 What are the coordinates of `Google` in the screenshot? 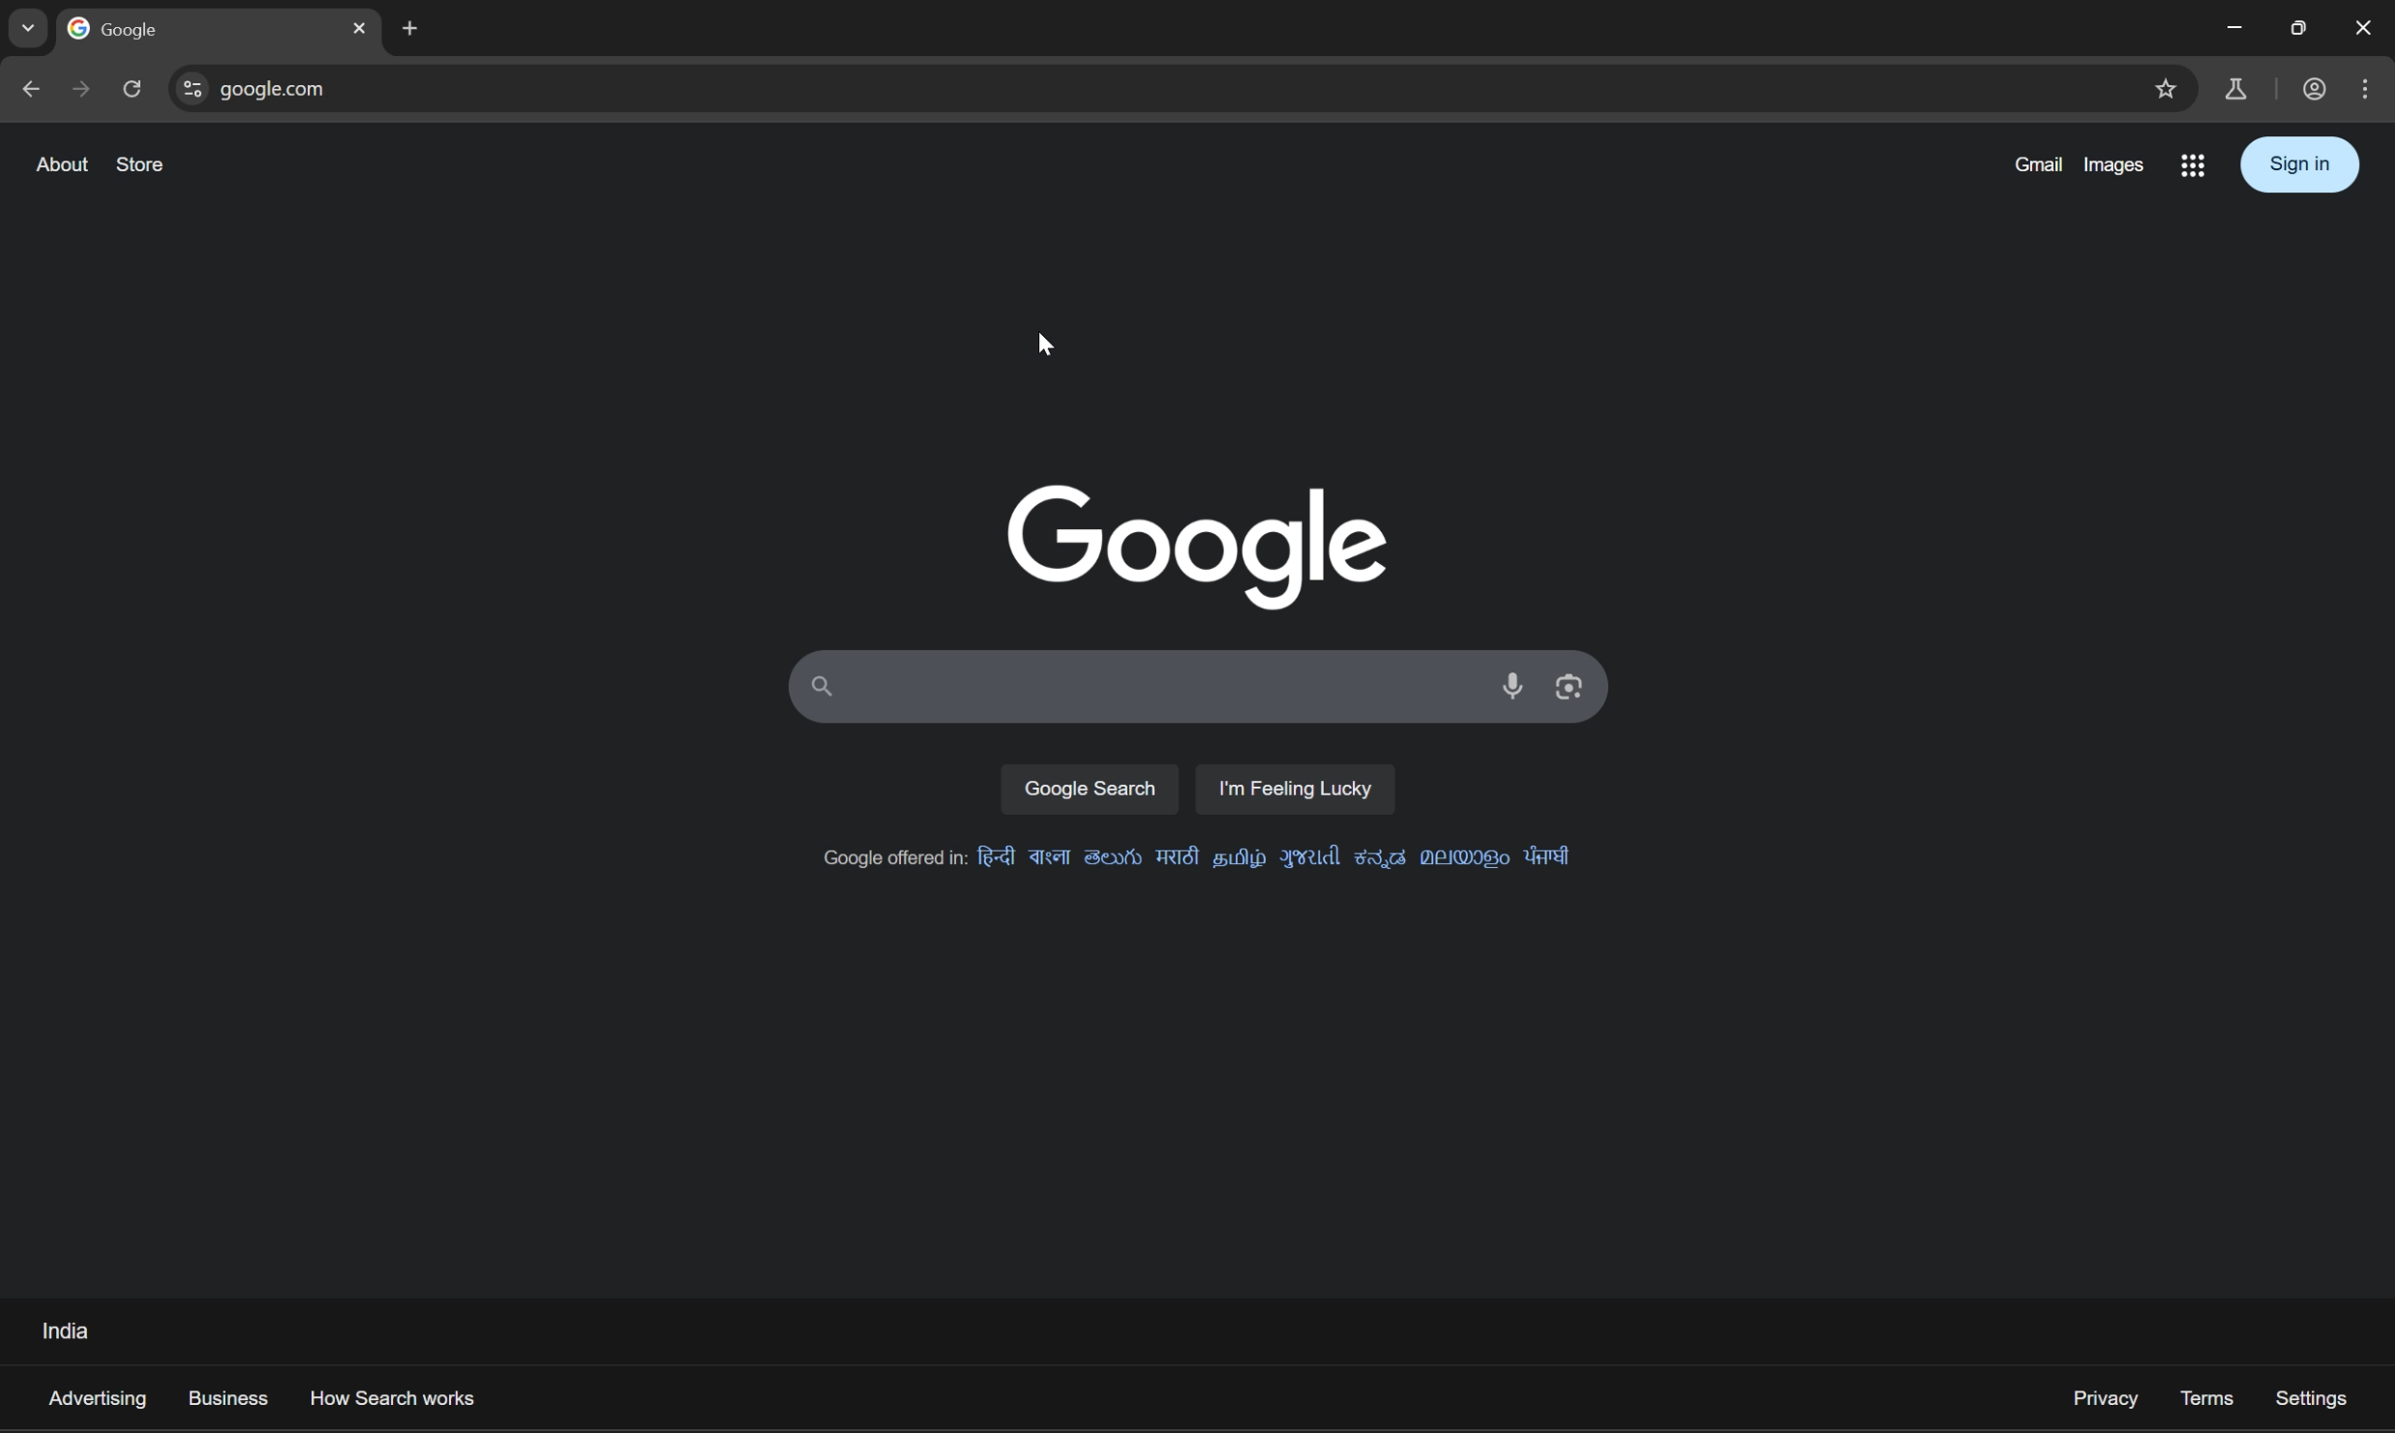 It's located at (1189, 544).